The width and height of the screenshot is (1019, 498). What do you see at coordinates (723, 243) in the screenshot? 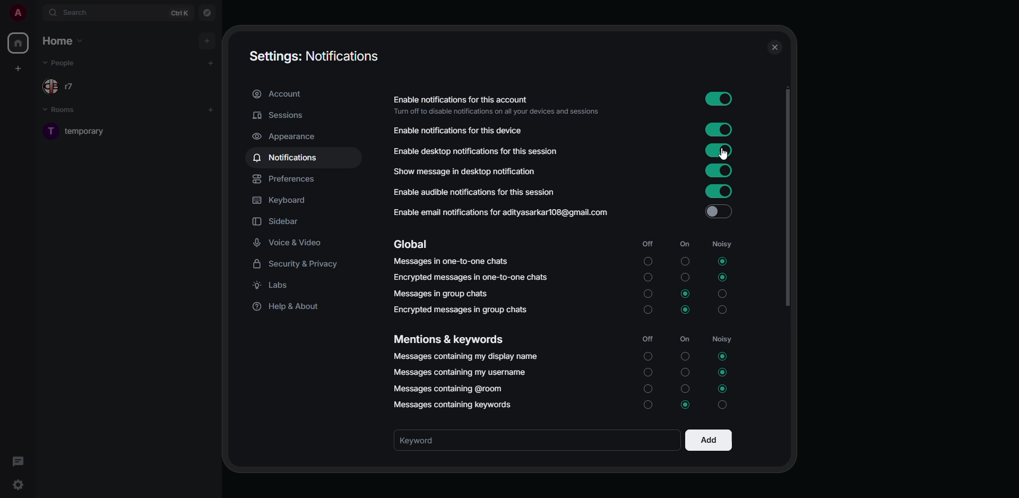
I see `noisy` at bounding box center [723, 243].